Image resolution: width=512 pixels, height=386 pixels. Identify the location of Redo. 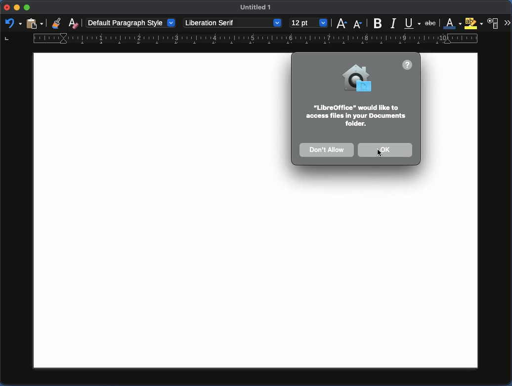
(11, 24).